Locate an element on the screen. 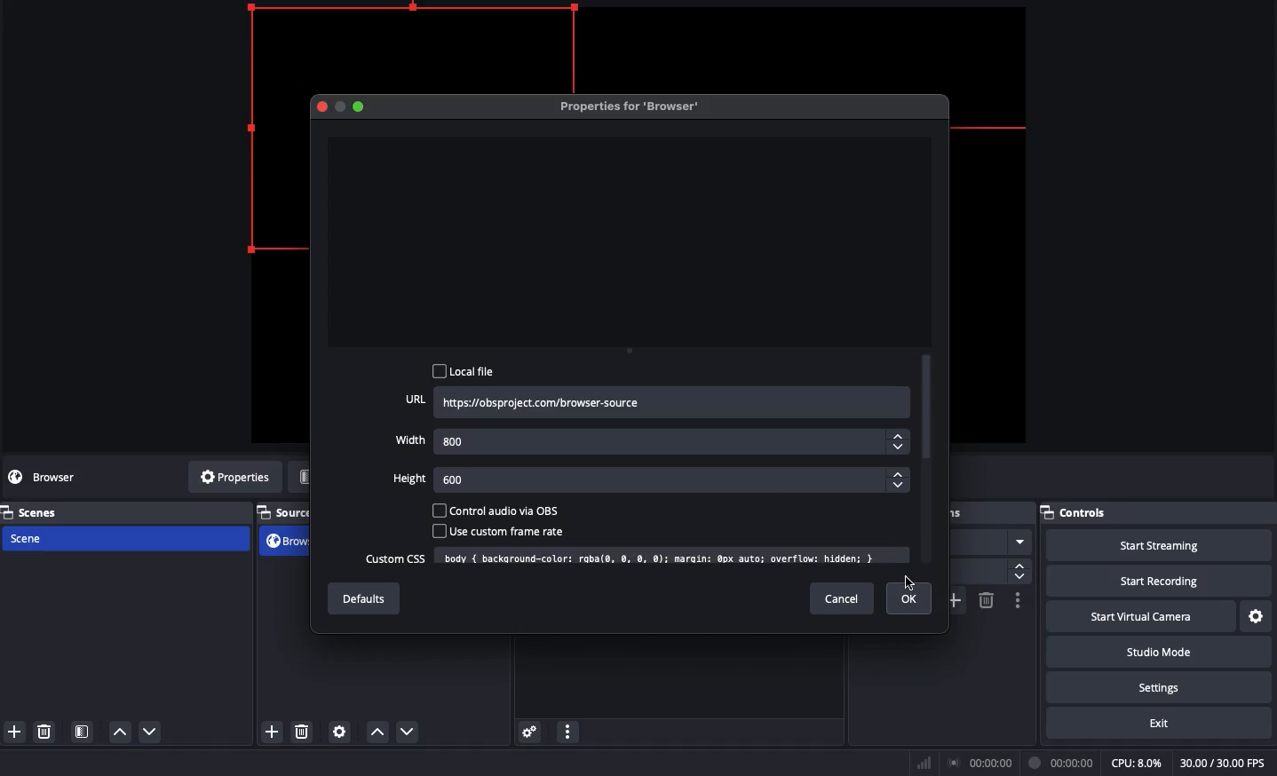 This screenshot has height=776, width=1277. Height  is located at coordinates (647, 479).